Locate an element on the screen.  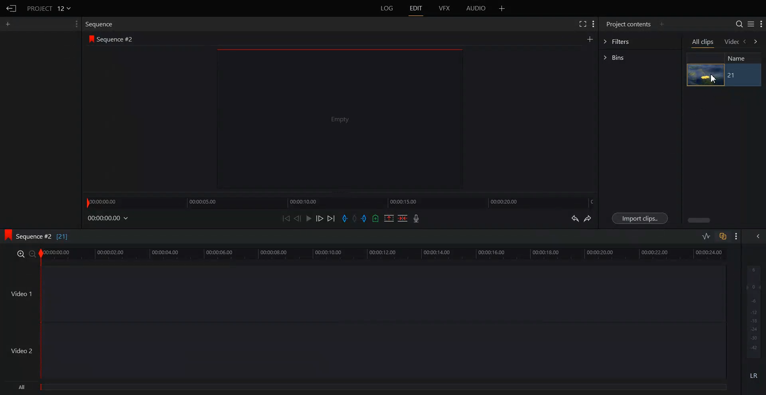
LR is located at coordinates (754, 374).